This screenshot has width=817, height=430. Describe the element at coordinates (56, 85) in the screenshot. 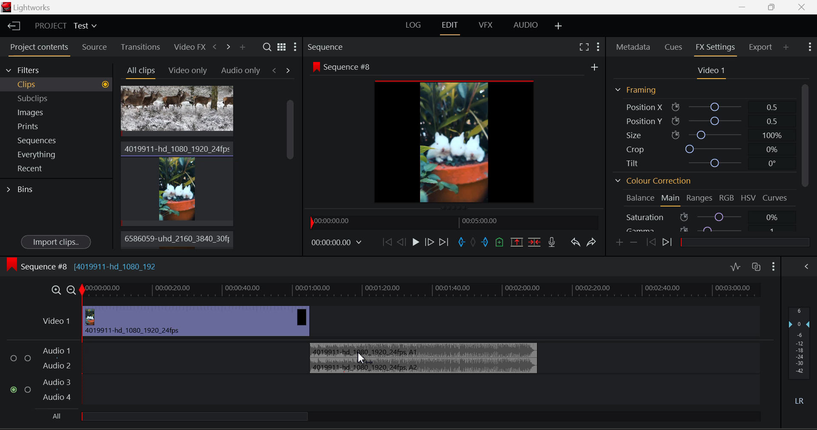

I see `Clips Open` at that location.